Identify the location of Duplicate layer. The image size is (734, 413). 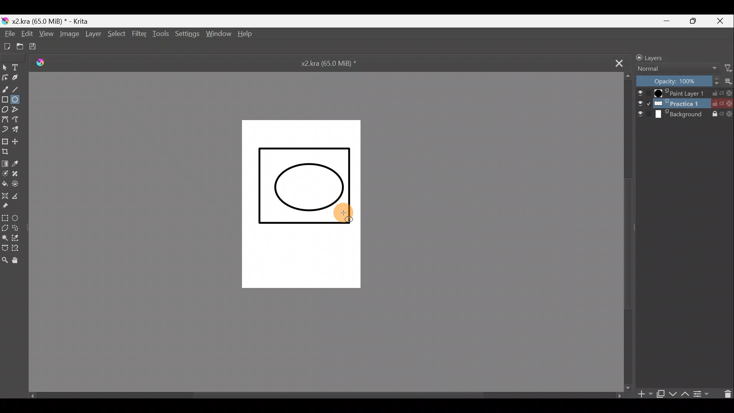
(661, 393).